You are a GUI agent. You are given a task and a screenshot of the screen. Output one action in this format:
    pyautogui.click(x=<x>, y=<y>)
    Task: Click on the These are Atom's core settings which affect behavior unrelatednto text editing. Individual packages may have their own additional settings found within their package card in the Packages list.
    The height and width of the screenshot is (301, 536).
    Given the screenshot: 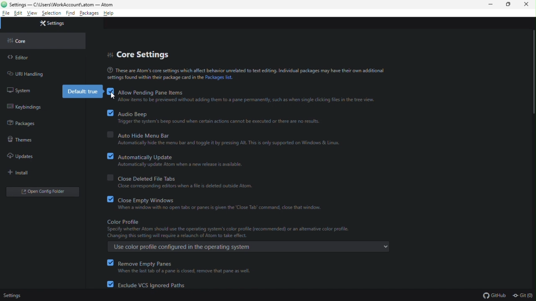 What is the action you would take?
    pyautogui.click(x=247, y=74)
    